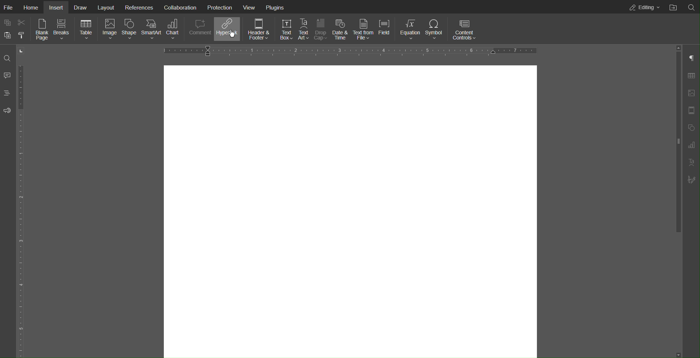 This screenshot has width=700, height=358. What do you see at coordinates (691, 163) in the screenshot?
I see `Text Art` at bounding box center [691, 163].